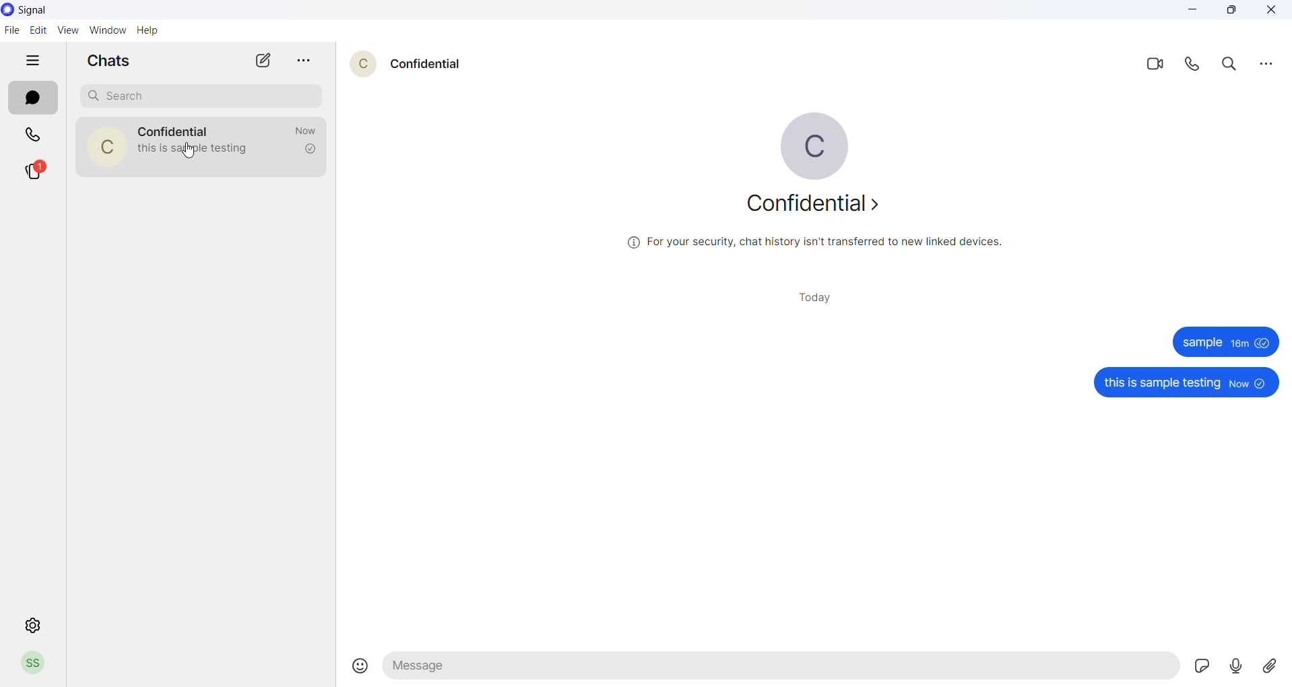 This screenshot has width=1292, height=687. Describe the element at coordinates (1264, 344) in the screenshot. I see `seen` at that location.